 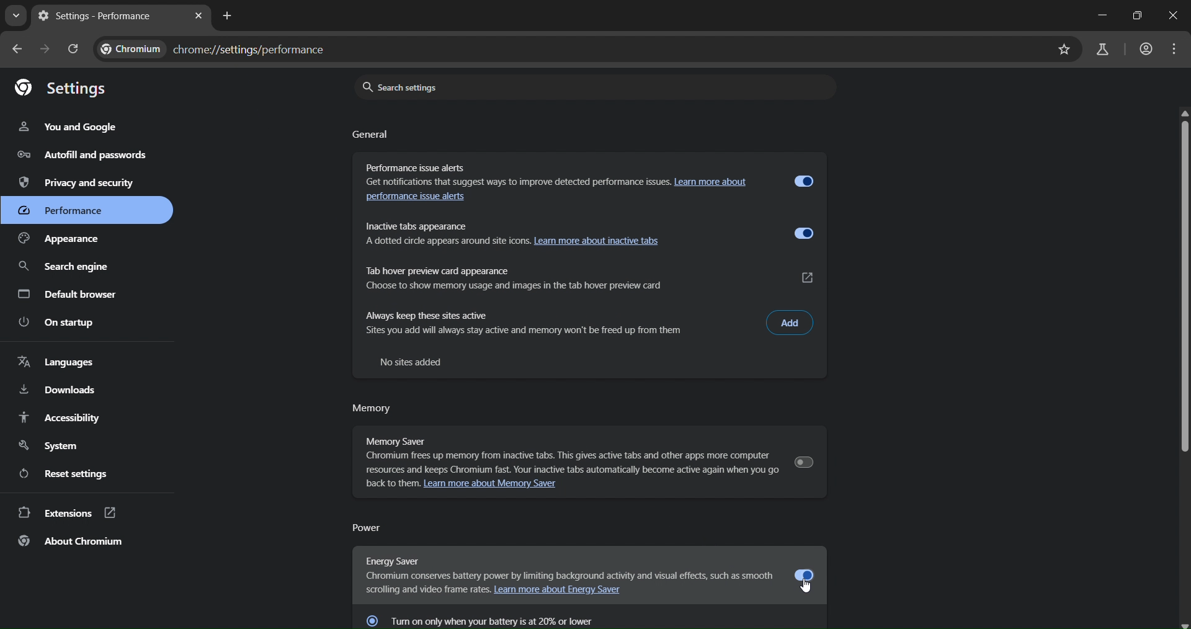 I want to click on go back one page, so click(x=17, y=50).